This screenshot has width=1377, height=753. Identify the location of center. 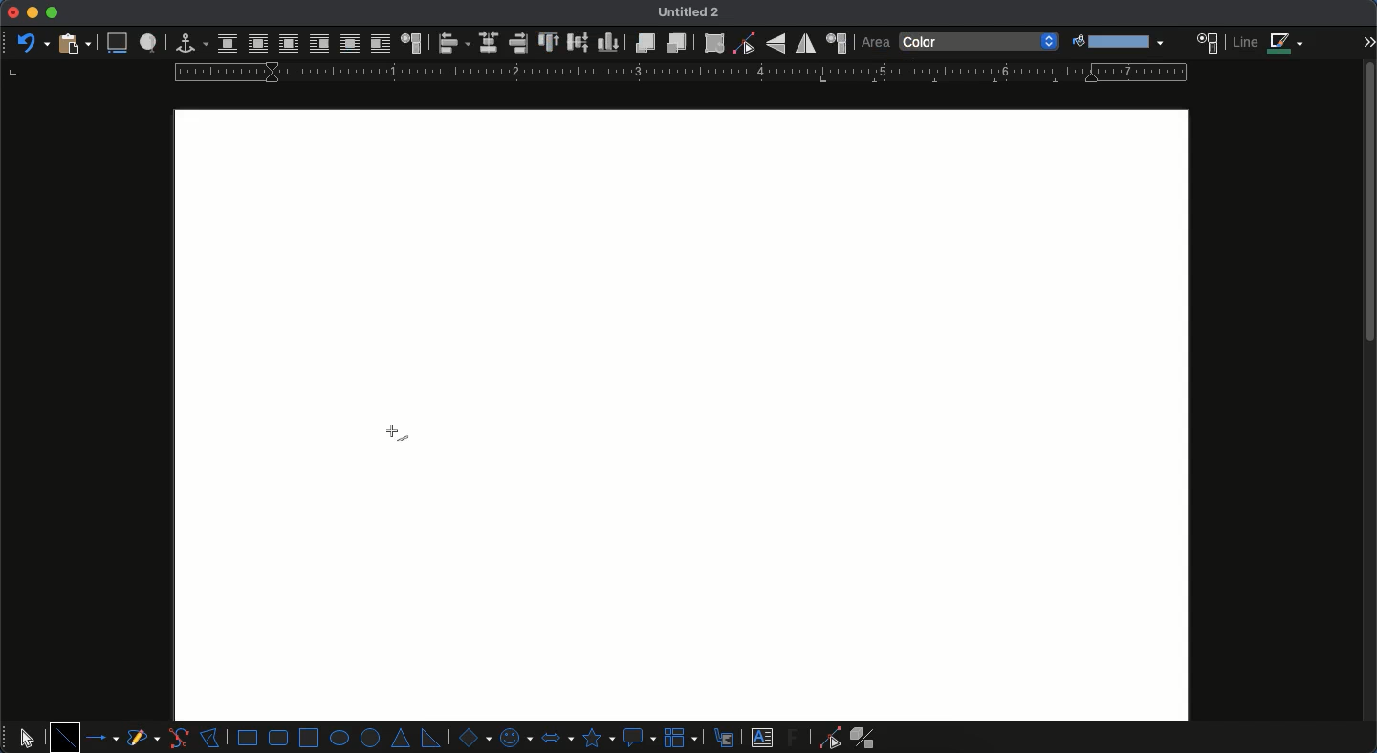
(489, 42).